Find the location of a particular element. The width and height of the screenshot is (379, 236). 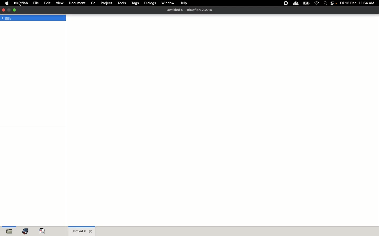

View is located at coordinates (60, 3).